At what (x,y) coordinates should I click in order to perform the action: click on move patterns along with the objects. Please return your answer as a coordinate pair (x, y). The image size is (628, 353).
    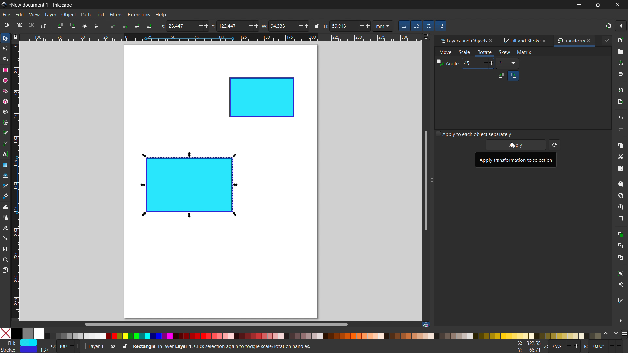
    Looking at the image, I should click on (441, 25).